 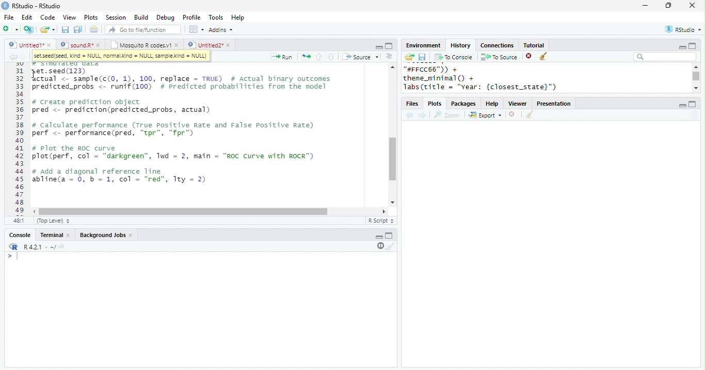 I want to click on close, so click(x=50, y=45).